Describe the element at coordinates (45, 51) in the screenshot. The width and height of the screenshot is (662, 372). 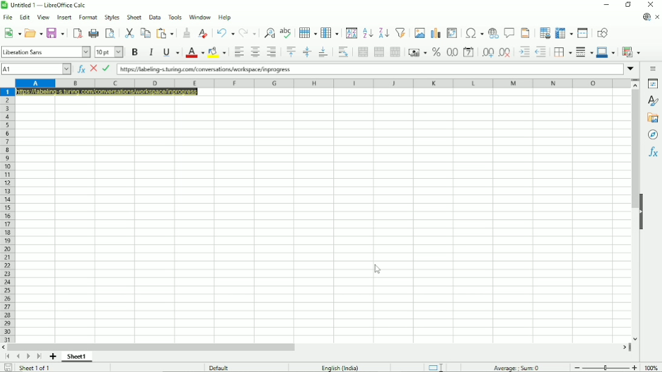
I see `Font style` at that location.